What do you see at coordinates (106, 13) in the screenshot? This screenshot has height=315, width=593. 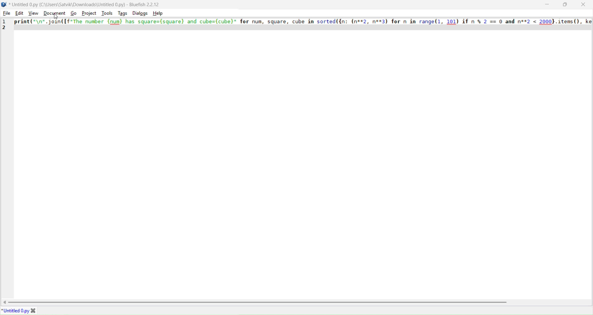 I see `tools` at bounding box center [106, 13].